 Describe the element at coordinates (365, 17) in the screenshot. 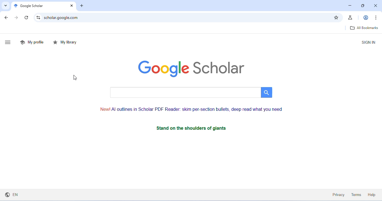

I see `account` at that location.